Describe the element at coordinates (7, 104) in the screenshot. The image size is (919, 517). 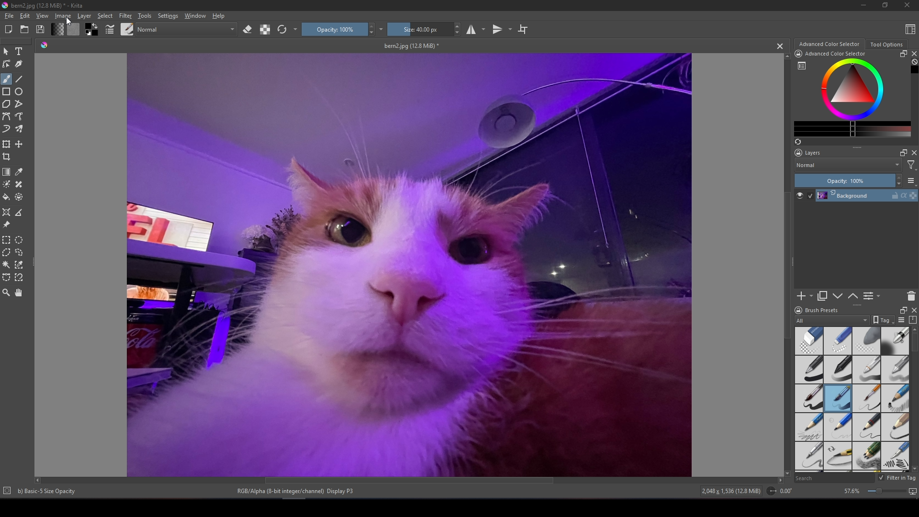
I see `Polygon tool` at that location.